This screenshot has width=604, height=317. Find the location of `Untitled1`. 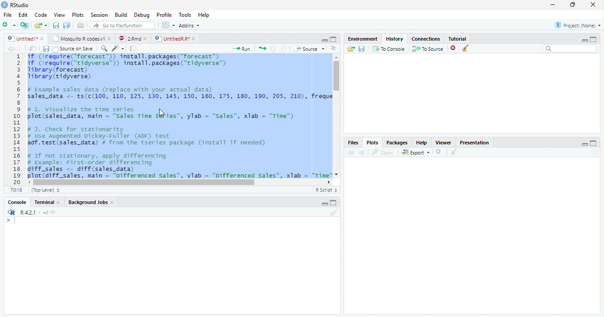

Untitled1 is located at coordinates (26, 38).